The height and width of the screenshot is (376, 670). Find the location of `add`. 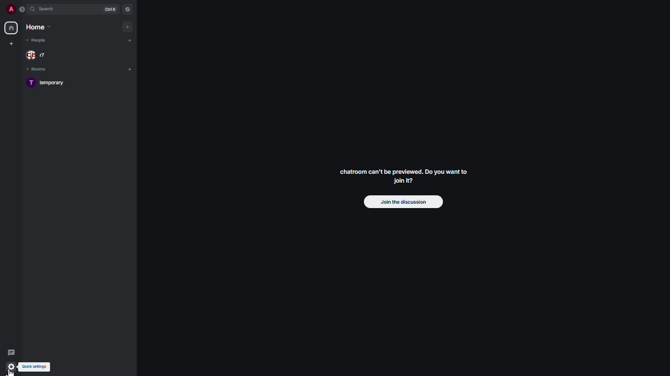

add is located at coordinates (130, 69).